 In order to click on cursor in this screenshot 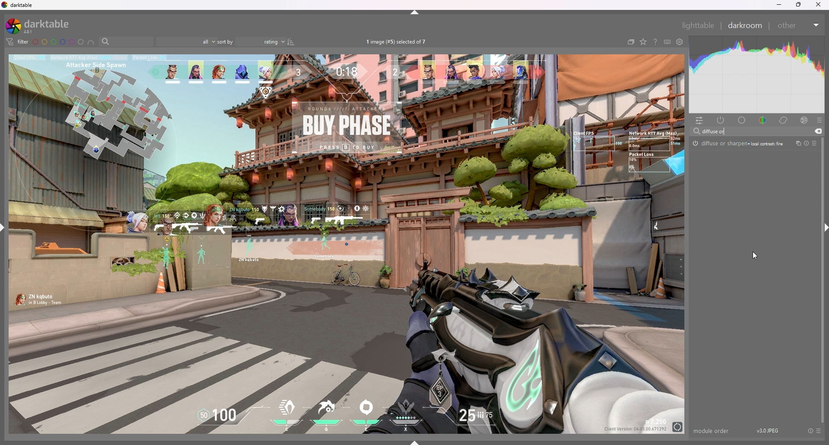, I will do `click(755, 254)`.